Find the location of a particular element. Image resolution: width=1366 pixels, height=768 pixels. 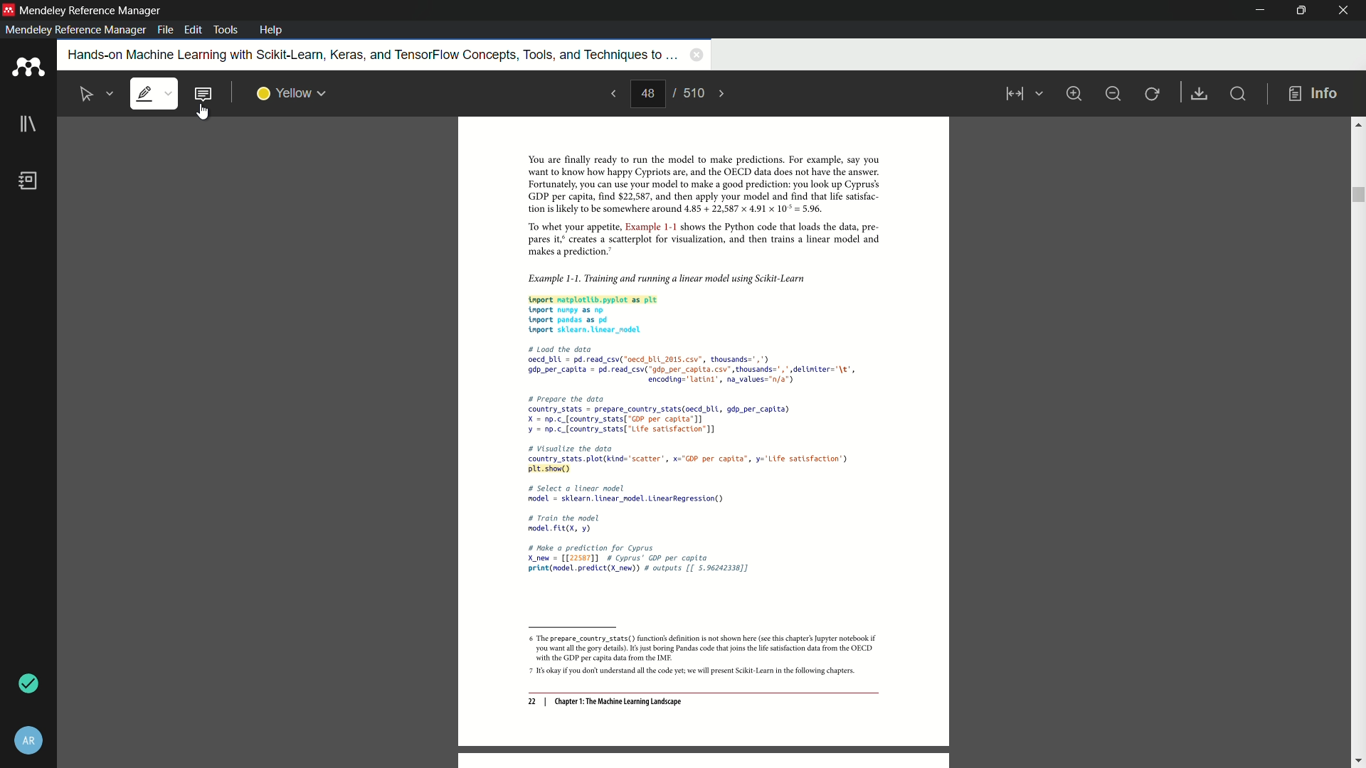

info is located at coordinates (1313, 95).